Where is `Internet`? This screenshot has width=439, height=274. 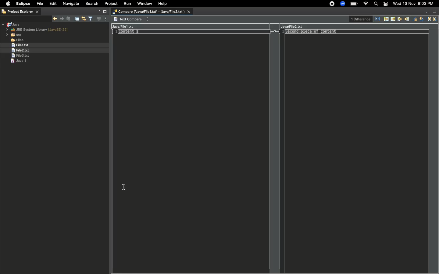 Internet is located at coordinates (366, 4).